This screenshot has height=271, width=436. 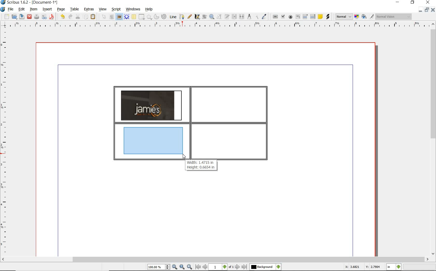 What do you see at coordinates (149, 17) in the screenshot?
I see `shape` at bounding box center [149, 17].